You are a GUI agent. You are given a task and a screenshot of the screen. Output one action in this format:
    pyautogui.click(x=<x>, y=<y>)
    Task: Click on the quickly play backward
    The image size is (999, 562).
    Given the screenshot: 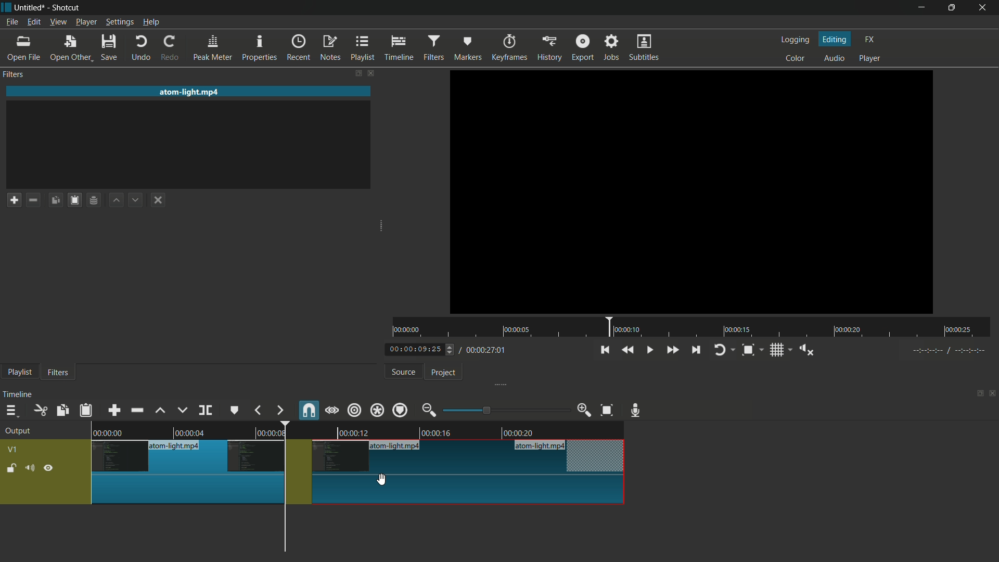 What is the action you would take?
    pyautogui.click(x=629, y=350)
    